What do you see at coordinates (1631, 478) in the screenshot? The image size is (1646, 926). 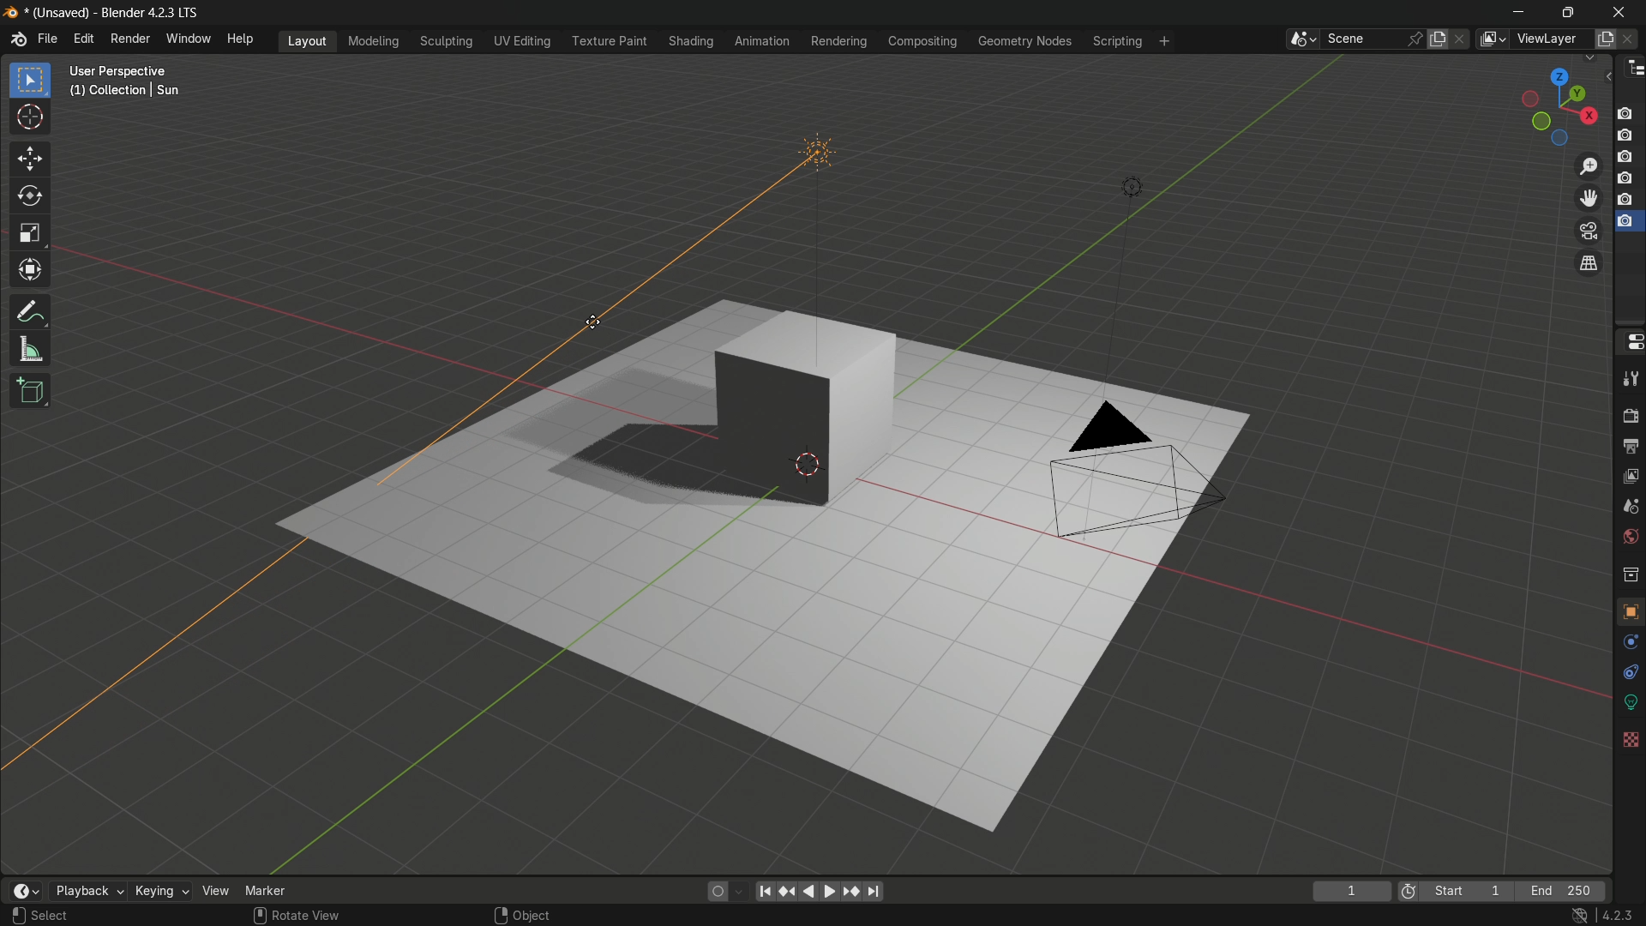 I see `view layer` at bounding box center [1631, 478].